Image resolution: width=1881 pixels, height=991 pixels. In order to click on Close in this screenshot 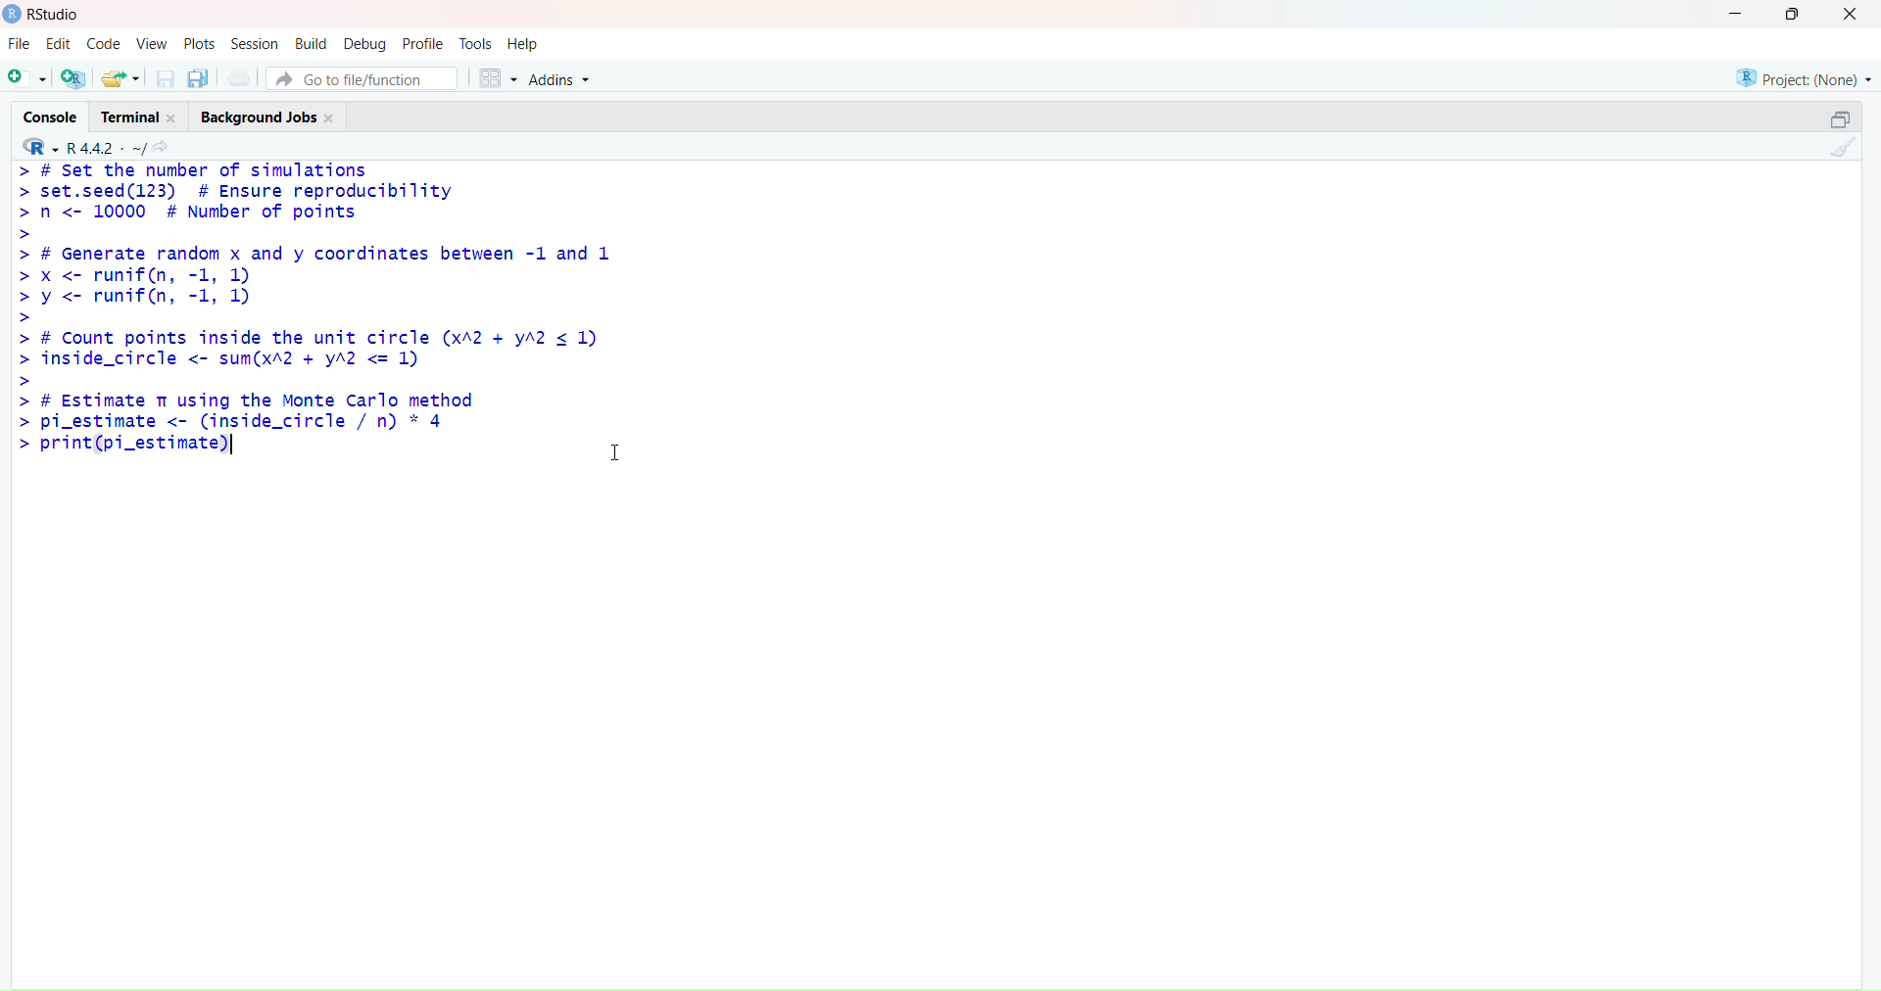, I will do `click(1850, 15)`.